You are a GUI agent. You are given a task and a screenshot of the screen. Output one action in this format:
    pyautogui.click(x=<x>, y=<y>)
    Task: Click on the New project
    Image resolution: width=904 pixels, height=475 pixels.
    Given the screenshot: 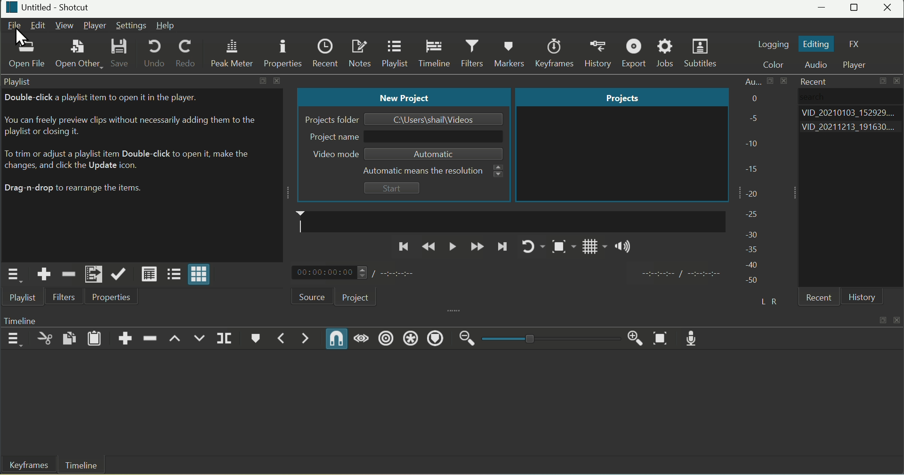 What is the action you would take?
    pyautogui.click(x=405, y=97)
    